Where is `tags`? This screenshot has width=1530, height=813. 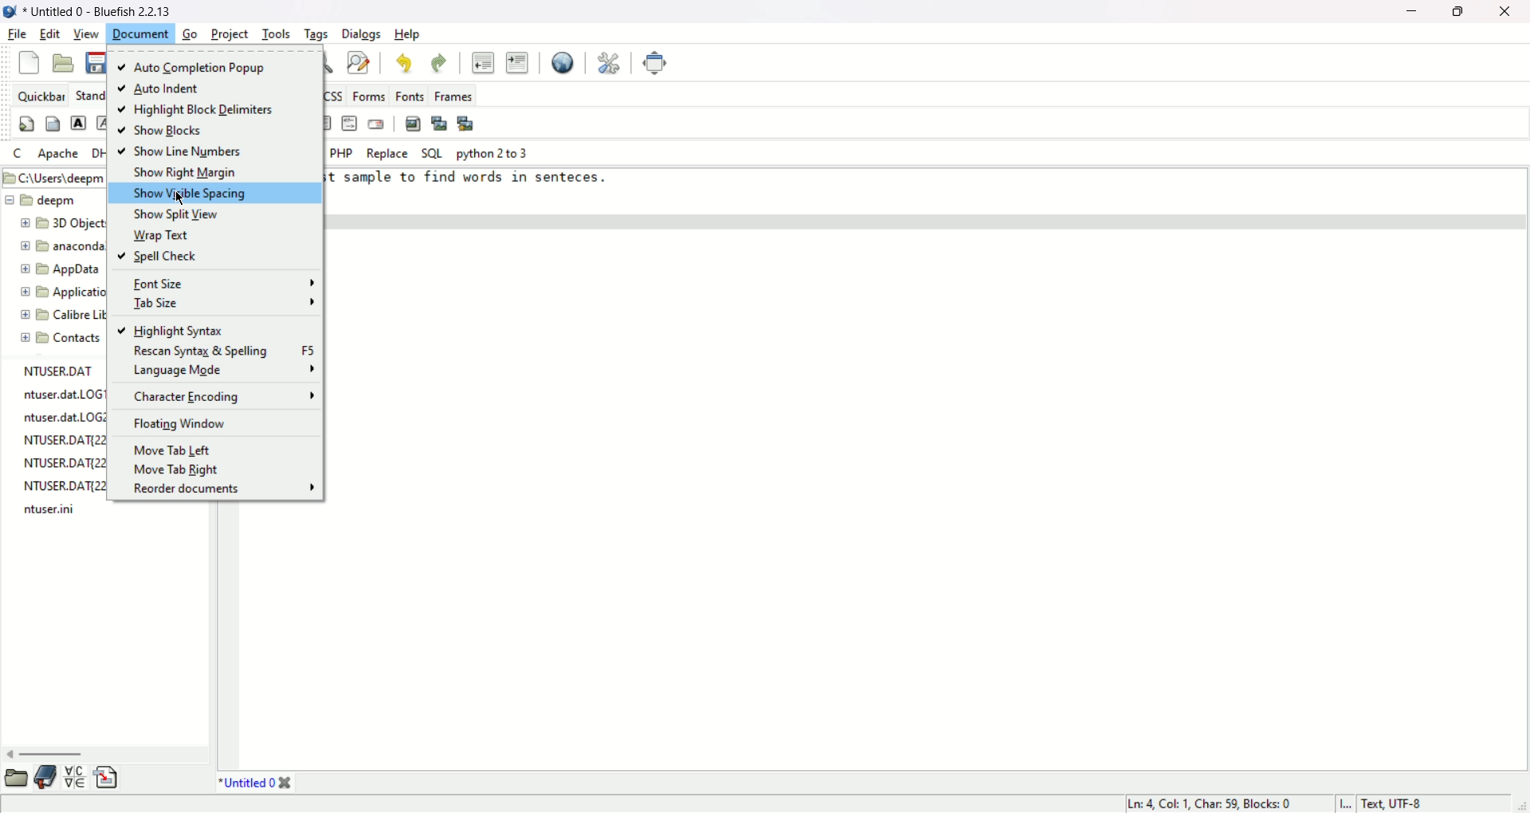 tags is located at coordinates (316, 33).